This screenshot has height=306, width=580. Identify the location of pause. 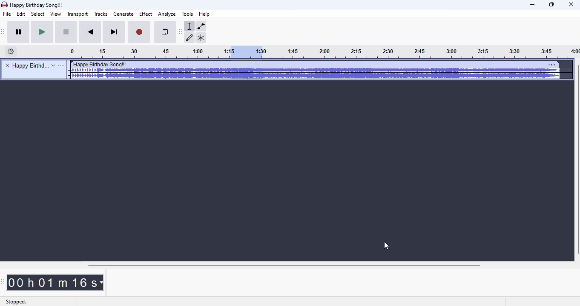
(20, 32).